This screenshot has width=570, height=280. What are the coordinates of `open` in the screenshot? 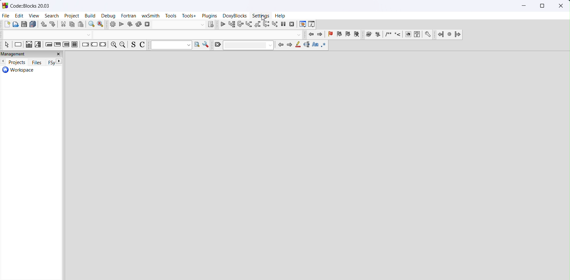 It's located at (16, 24).